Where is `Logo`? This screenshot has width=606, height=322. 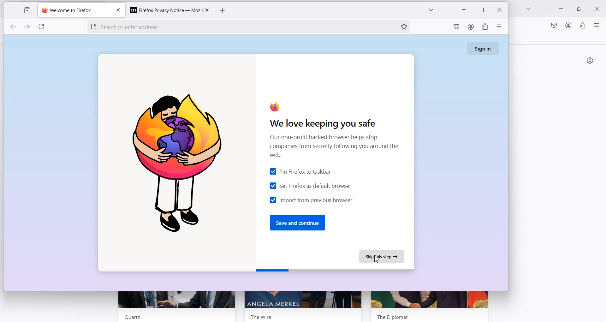
Logo is located at coordinates (179, 163).